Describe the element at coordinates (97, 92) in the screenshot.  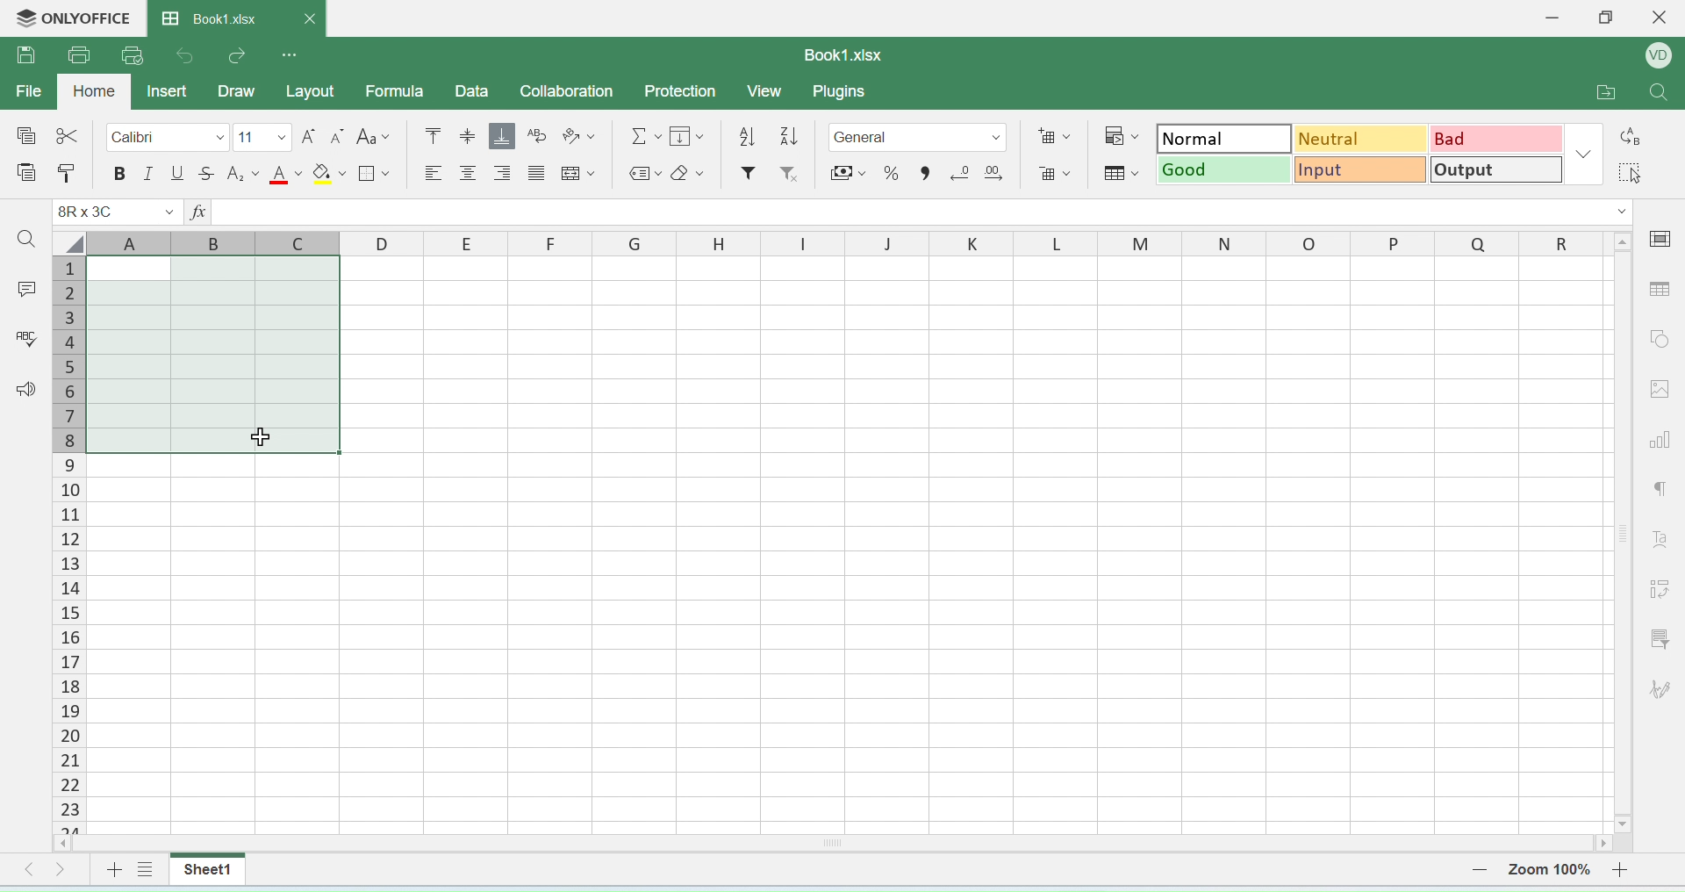
I see `` at that location.